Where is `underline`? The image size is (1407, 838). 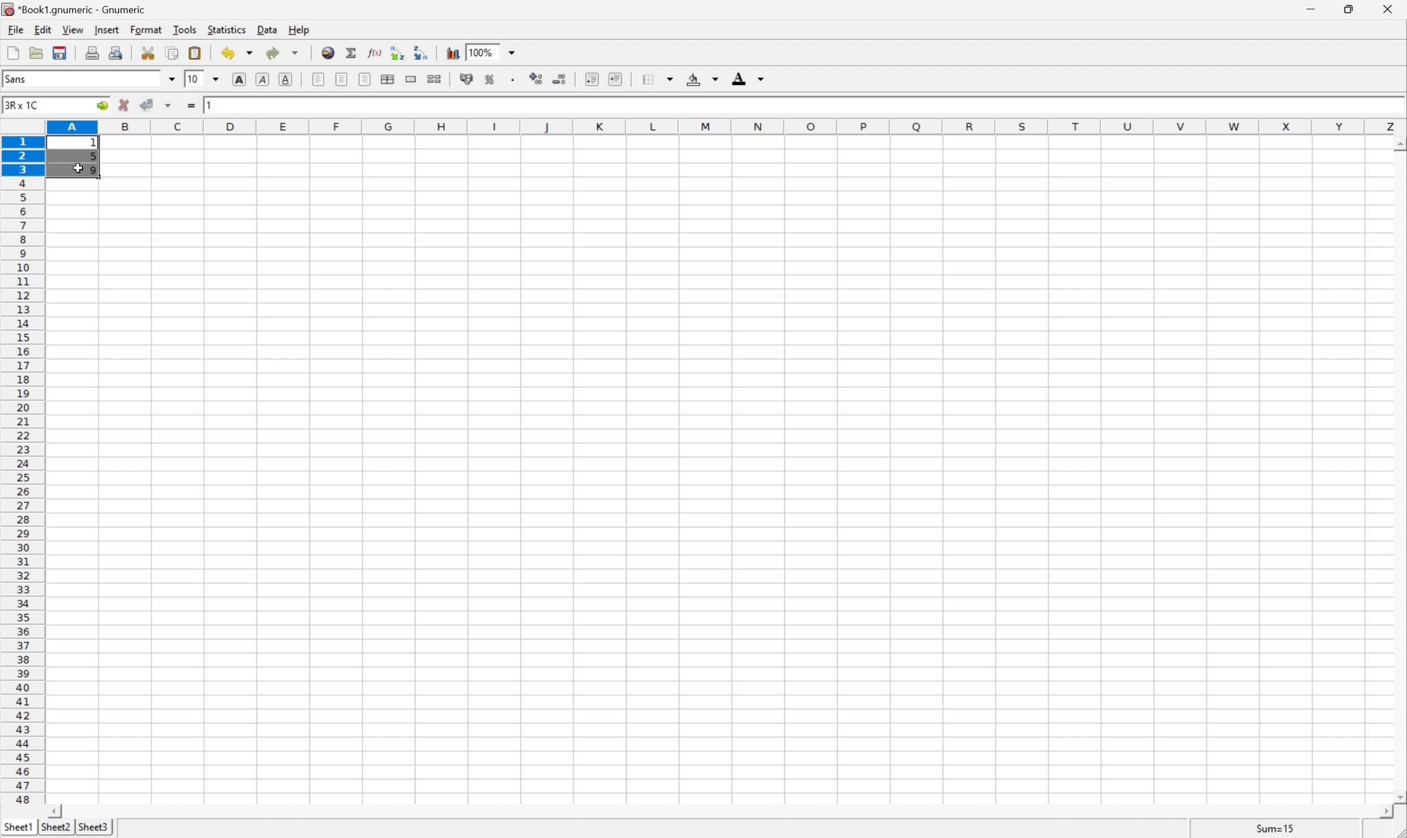 underline is located at coordinates (288, 80).